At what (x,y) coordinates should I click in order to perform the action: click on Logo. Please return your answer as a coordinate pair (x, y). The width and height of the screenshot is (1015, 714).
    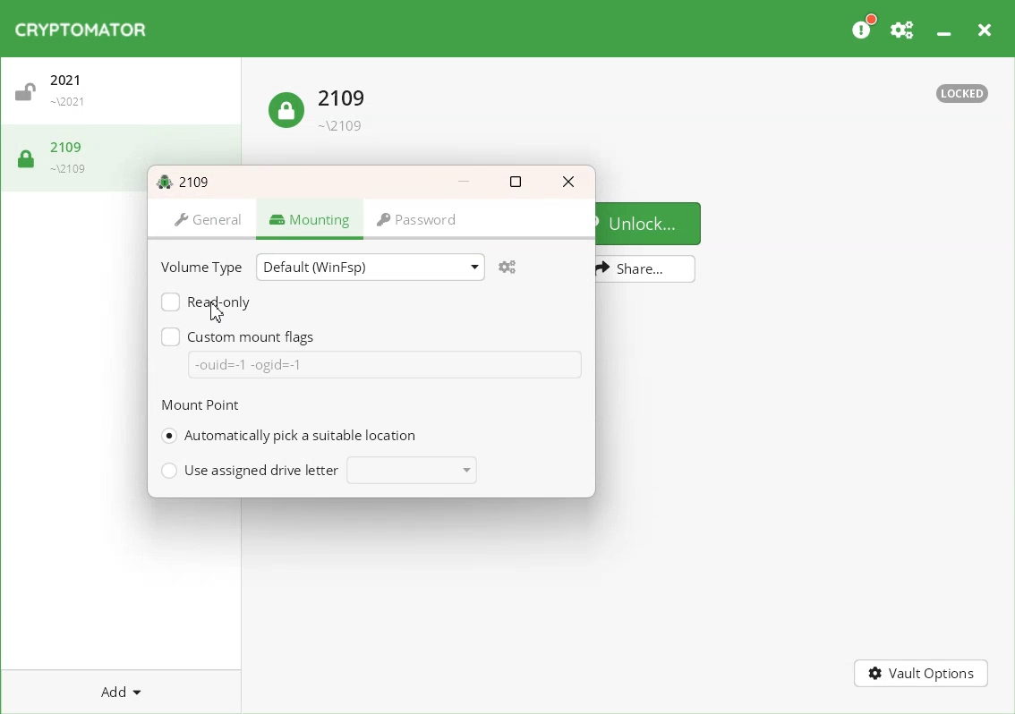
    Looking at the image, I should click on (83, 29).